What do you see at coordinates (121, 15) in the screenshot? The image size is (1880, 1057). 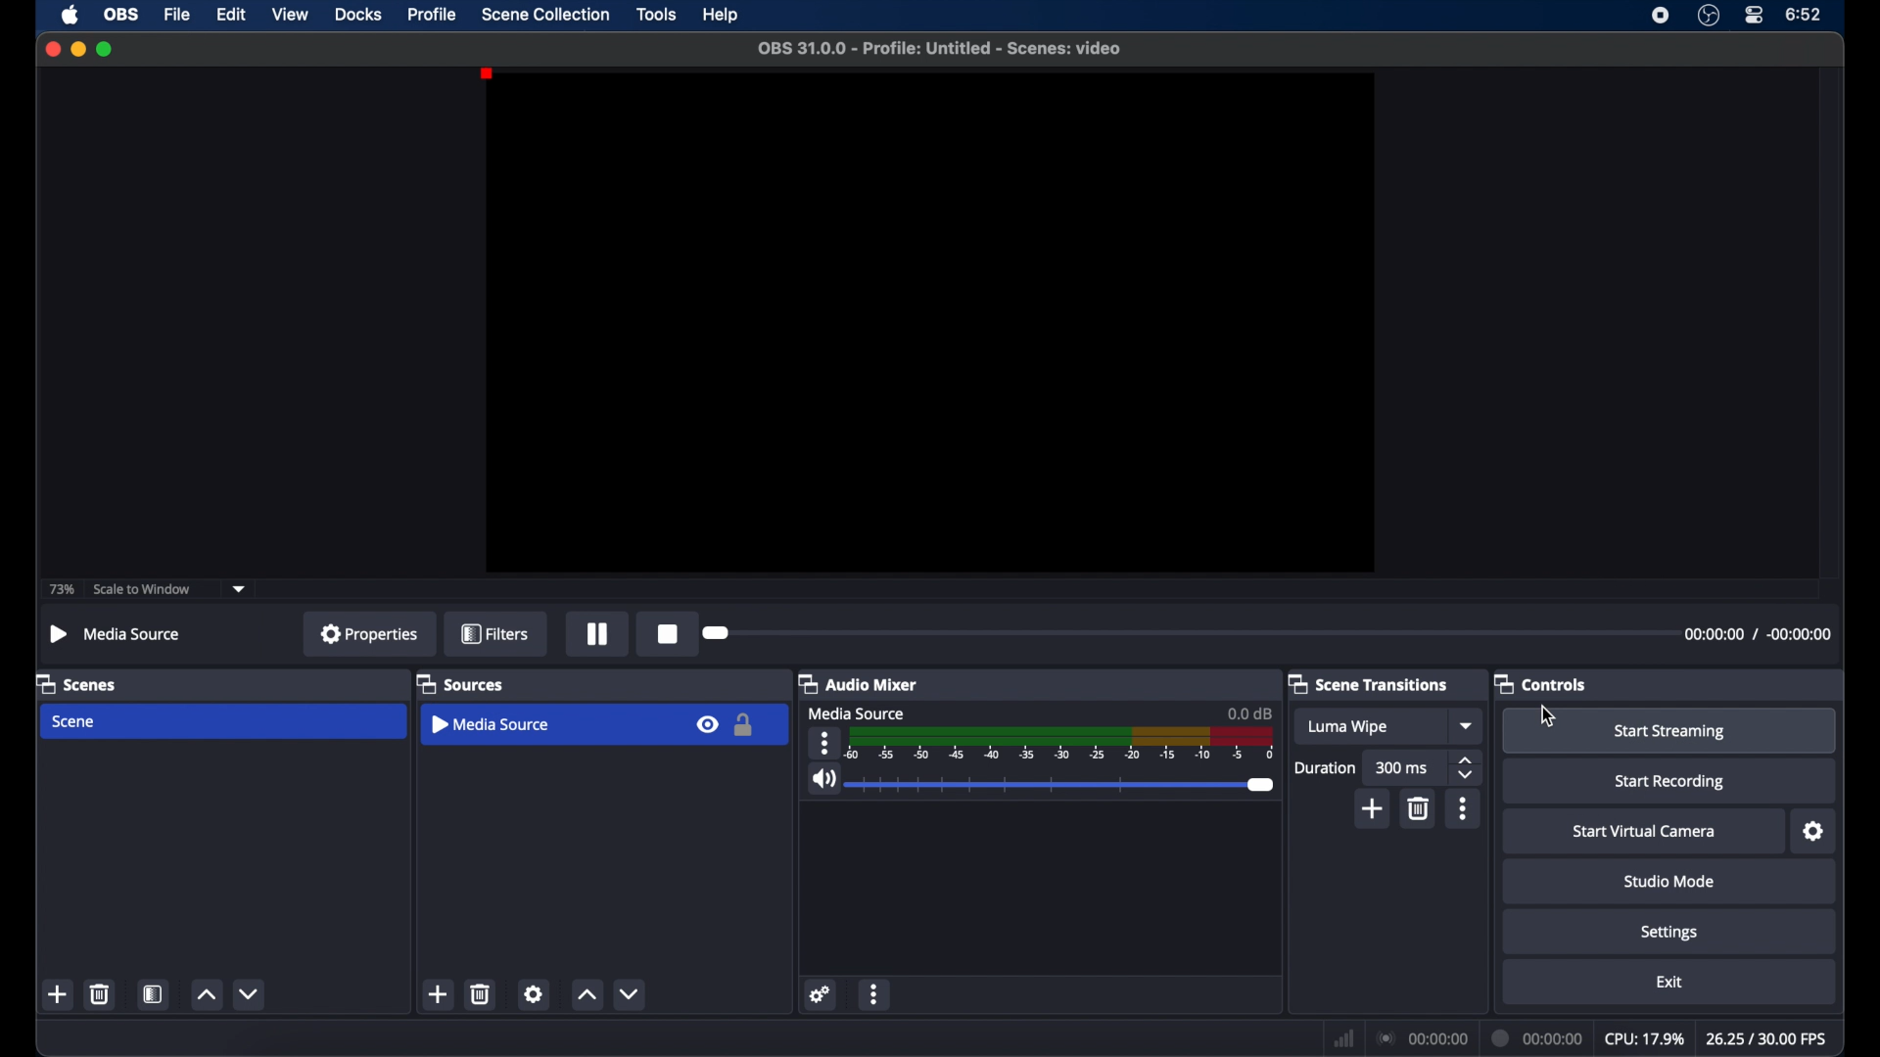 I see `obs` at bounding box center [121, 15].